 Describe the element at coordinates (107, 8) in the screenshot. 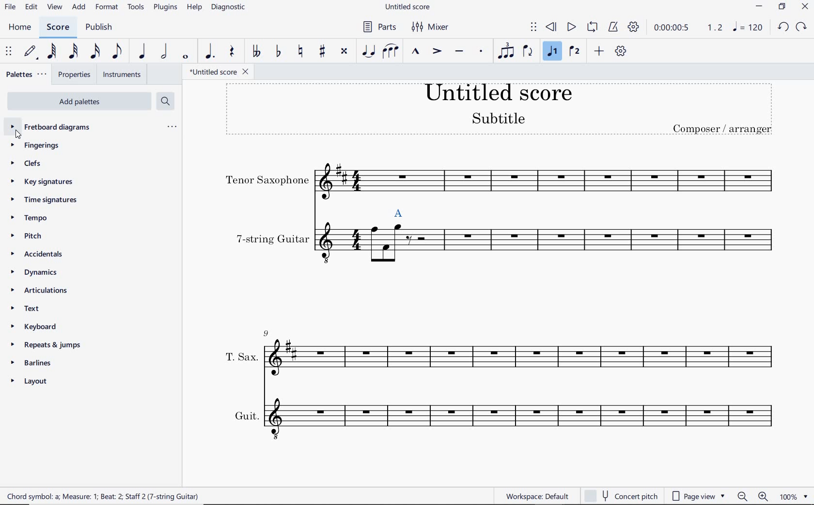

I see `FORMAT` at that location.